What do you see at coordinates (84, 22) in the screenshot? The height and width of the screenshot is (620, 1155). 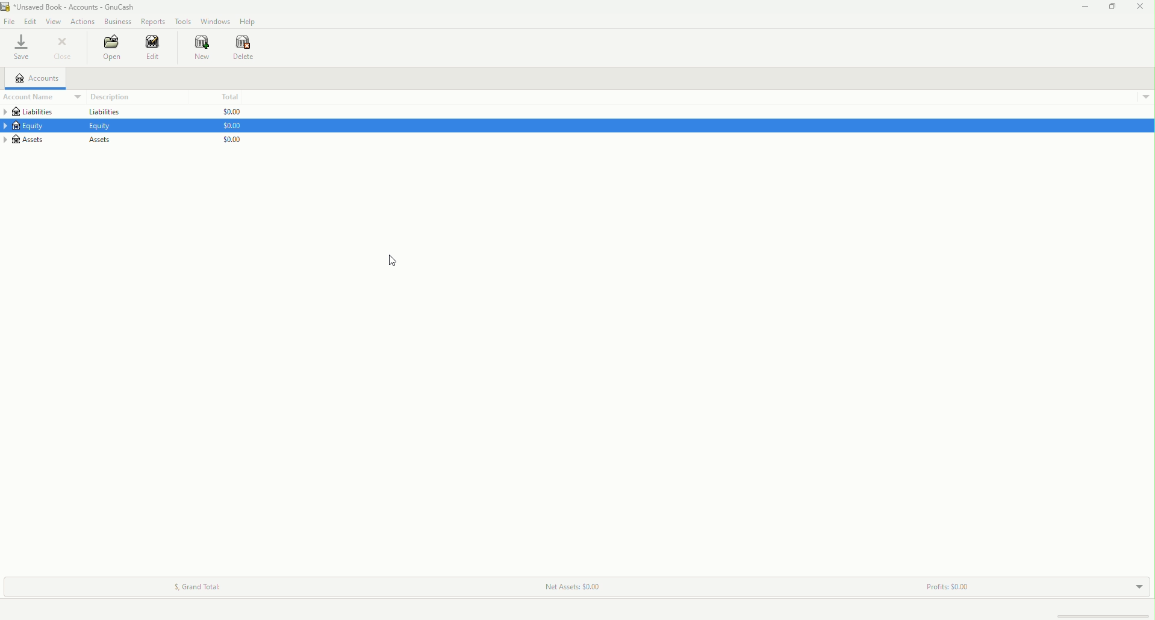 I see `Actions` at bounding box center [84, 22].